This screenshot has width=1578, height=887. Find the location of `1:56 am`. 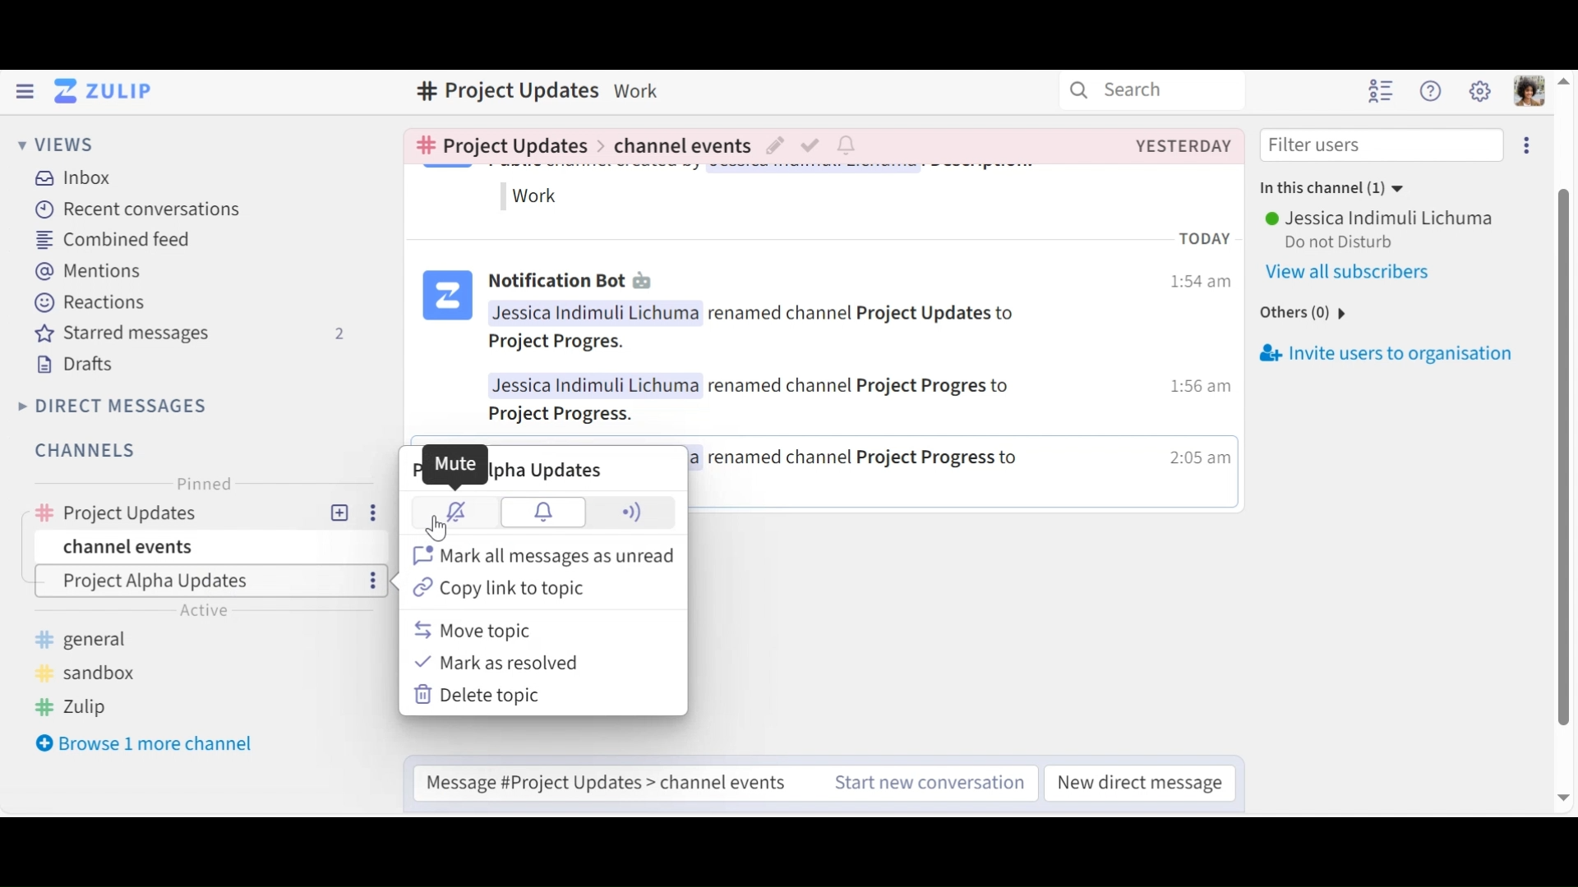

1:56 am is located at coordinates (1197, 388).